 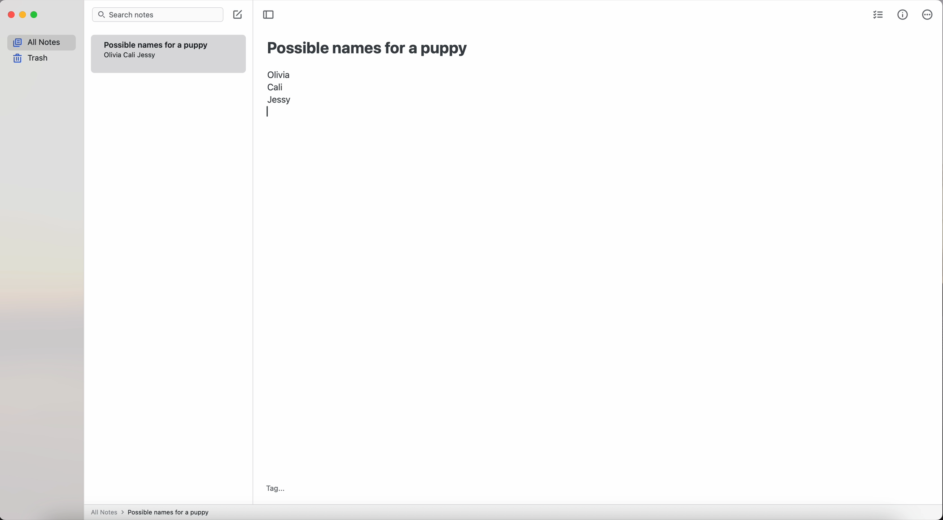 I want to click on create note, so click(x=237, y=15).